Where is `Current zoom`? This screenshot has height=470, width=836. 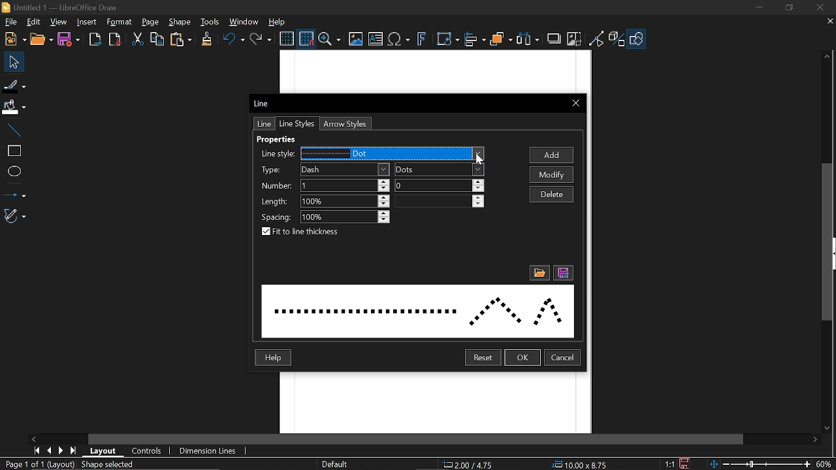
Current zoom is located at coordinates (825, 463).